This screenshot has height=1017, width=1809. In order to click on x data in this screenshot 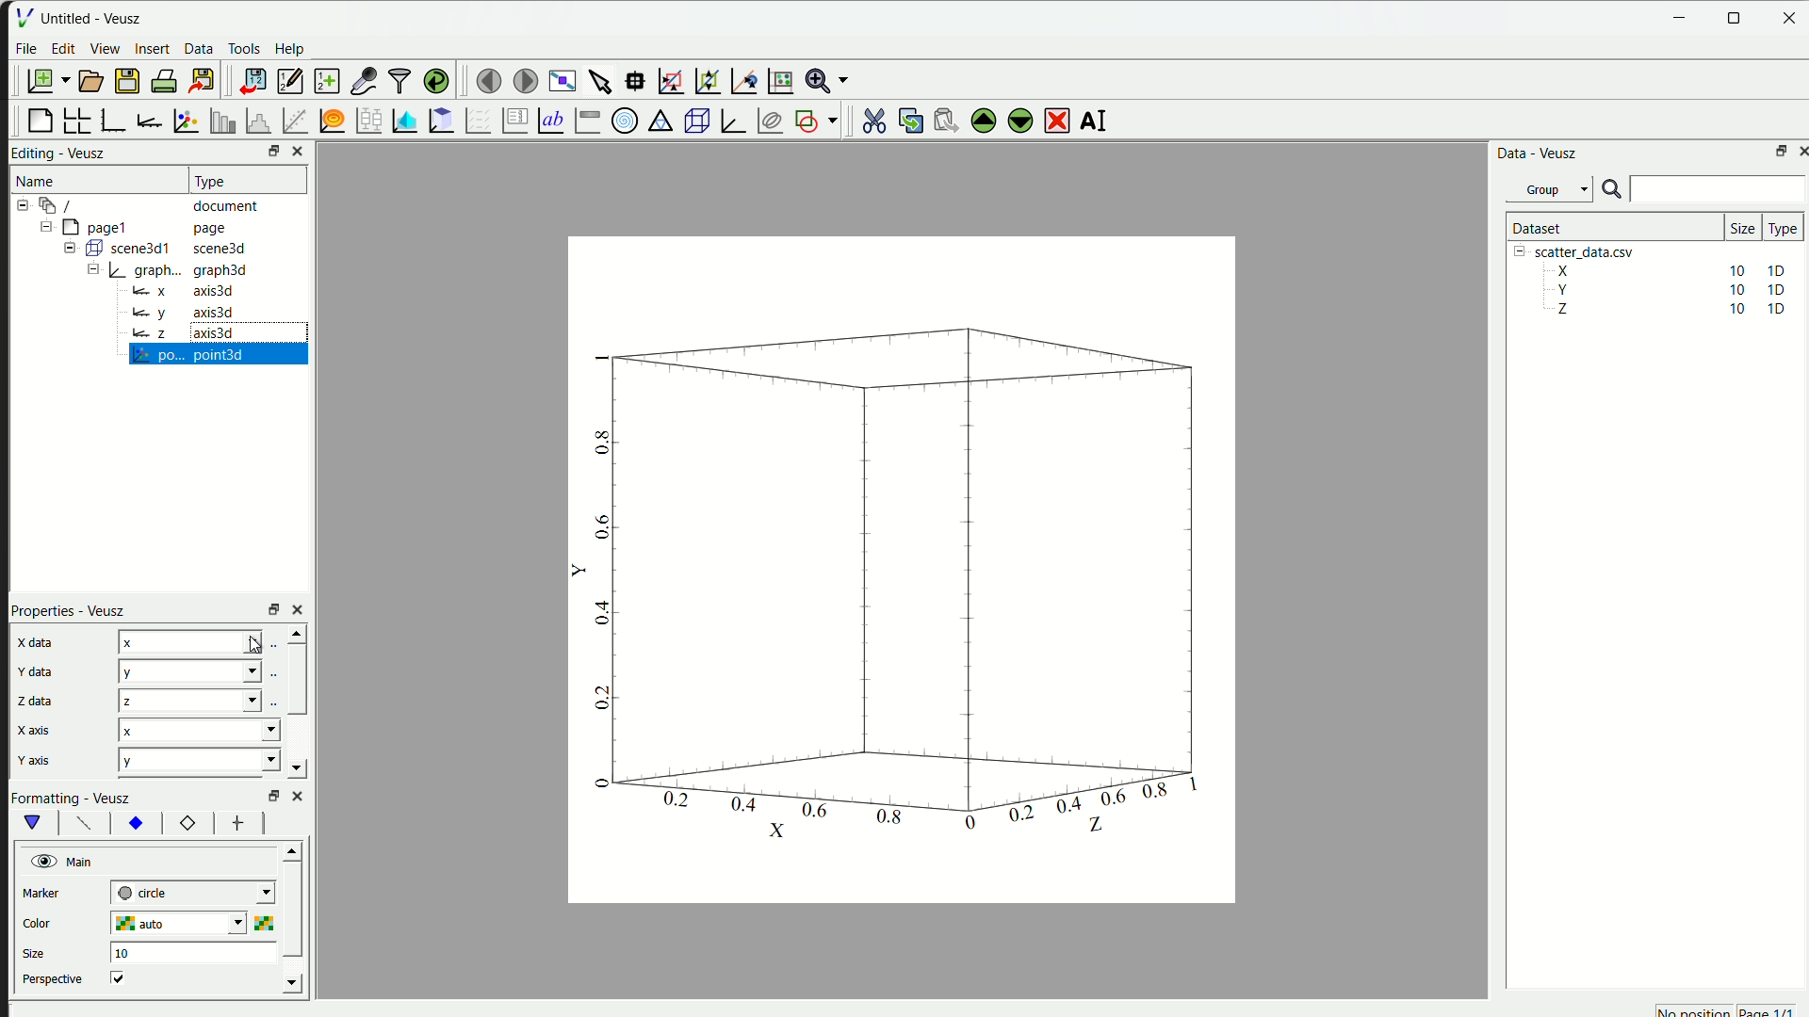, I will do `click(36, 642)`.